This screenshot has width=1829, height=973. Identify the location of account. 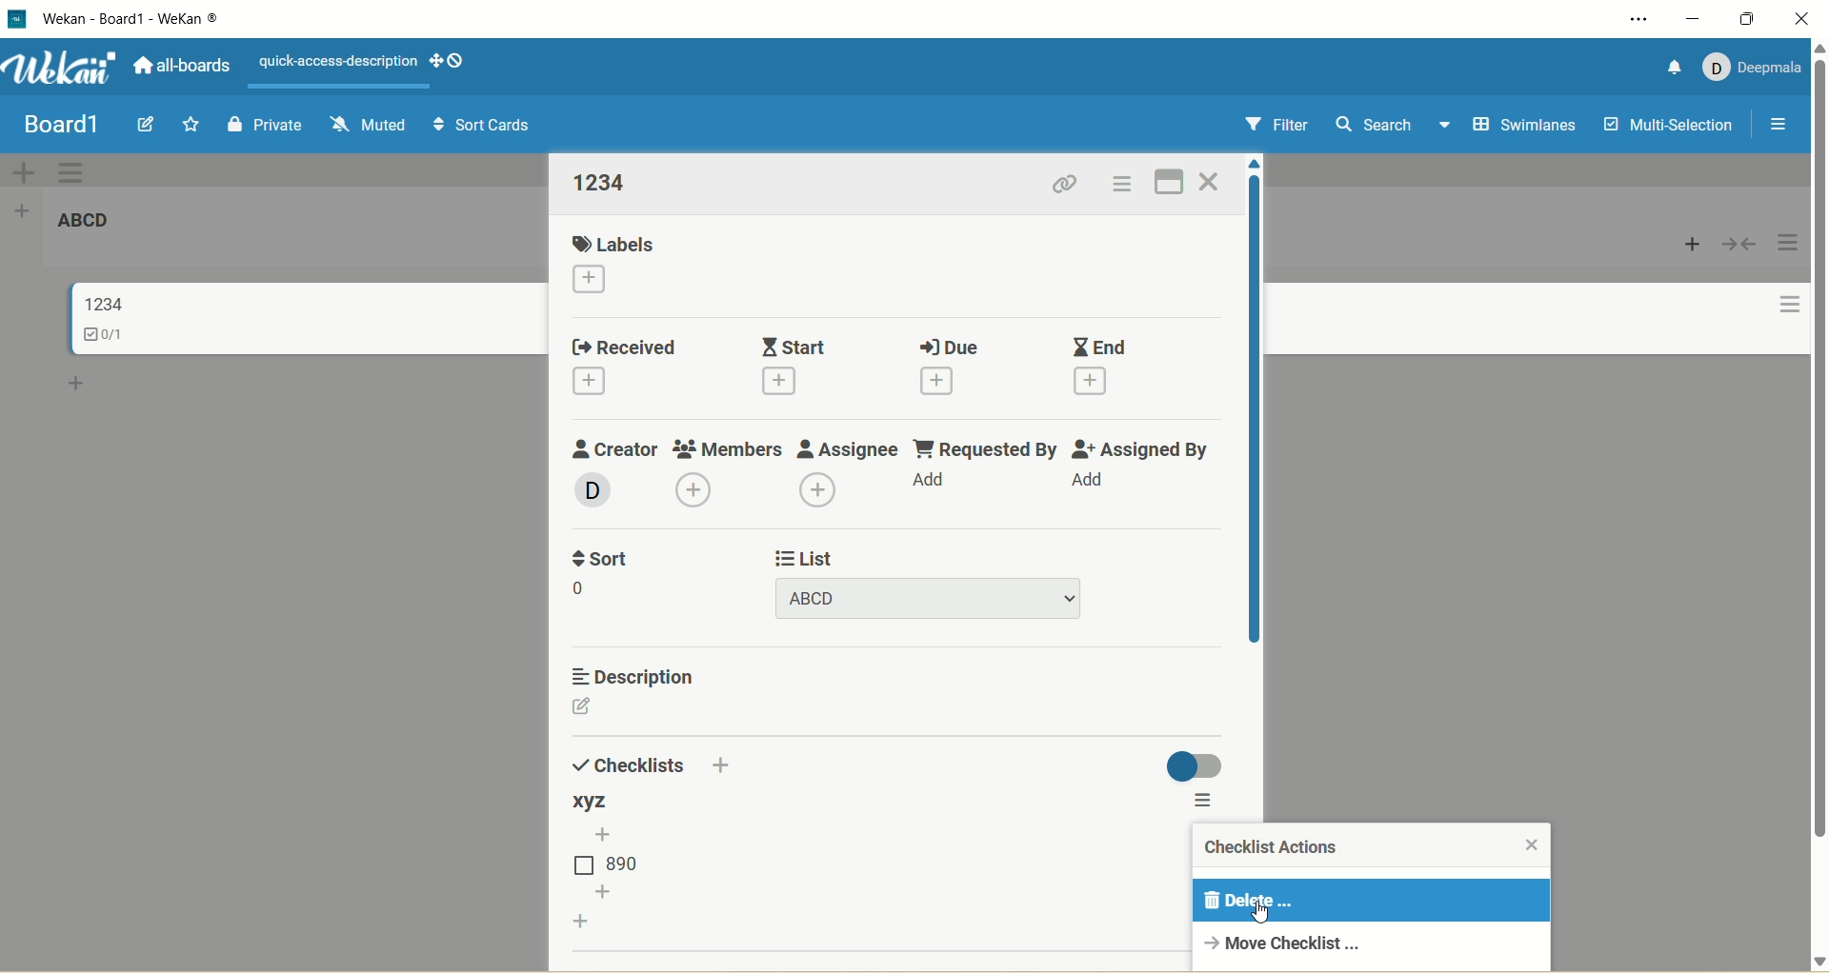
(1741, 69).